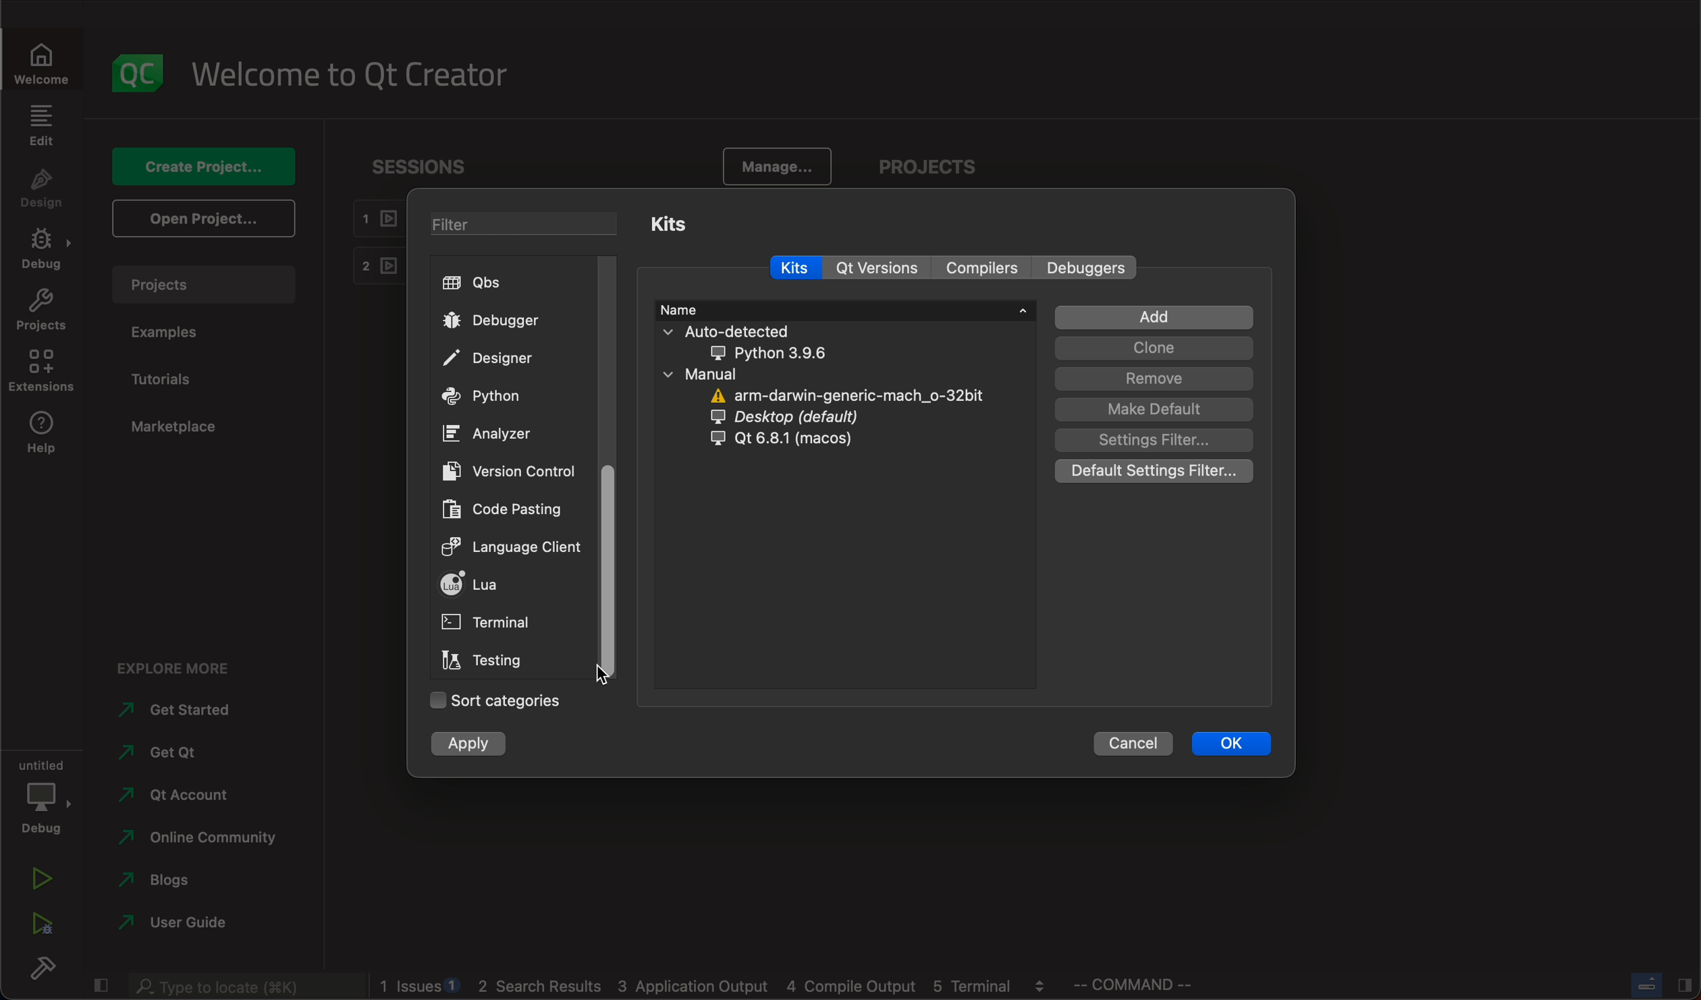 Image resolution: width=1701 pixels, height=1000 pixels. Describe the element at coordinates (794, 445) in the screenshot. I see `qt` at that location.